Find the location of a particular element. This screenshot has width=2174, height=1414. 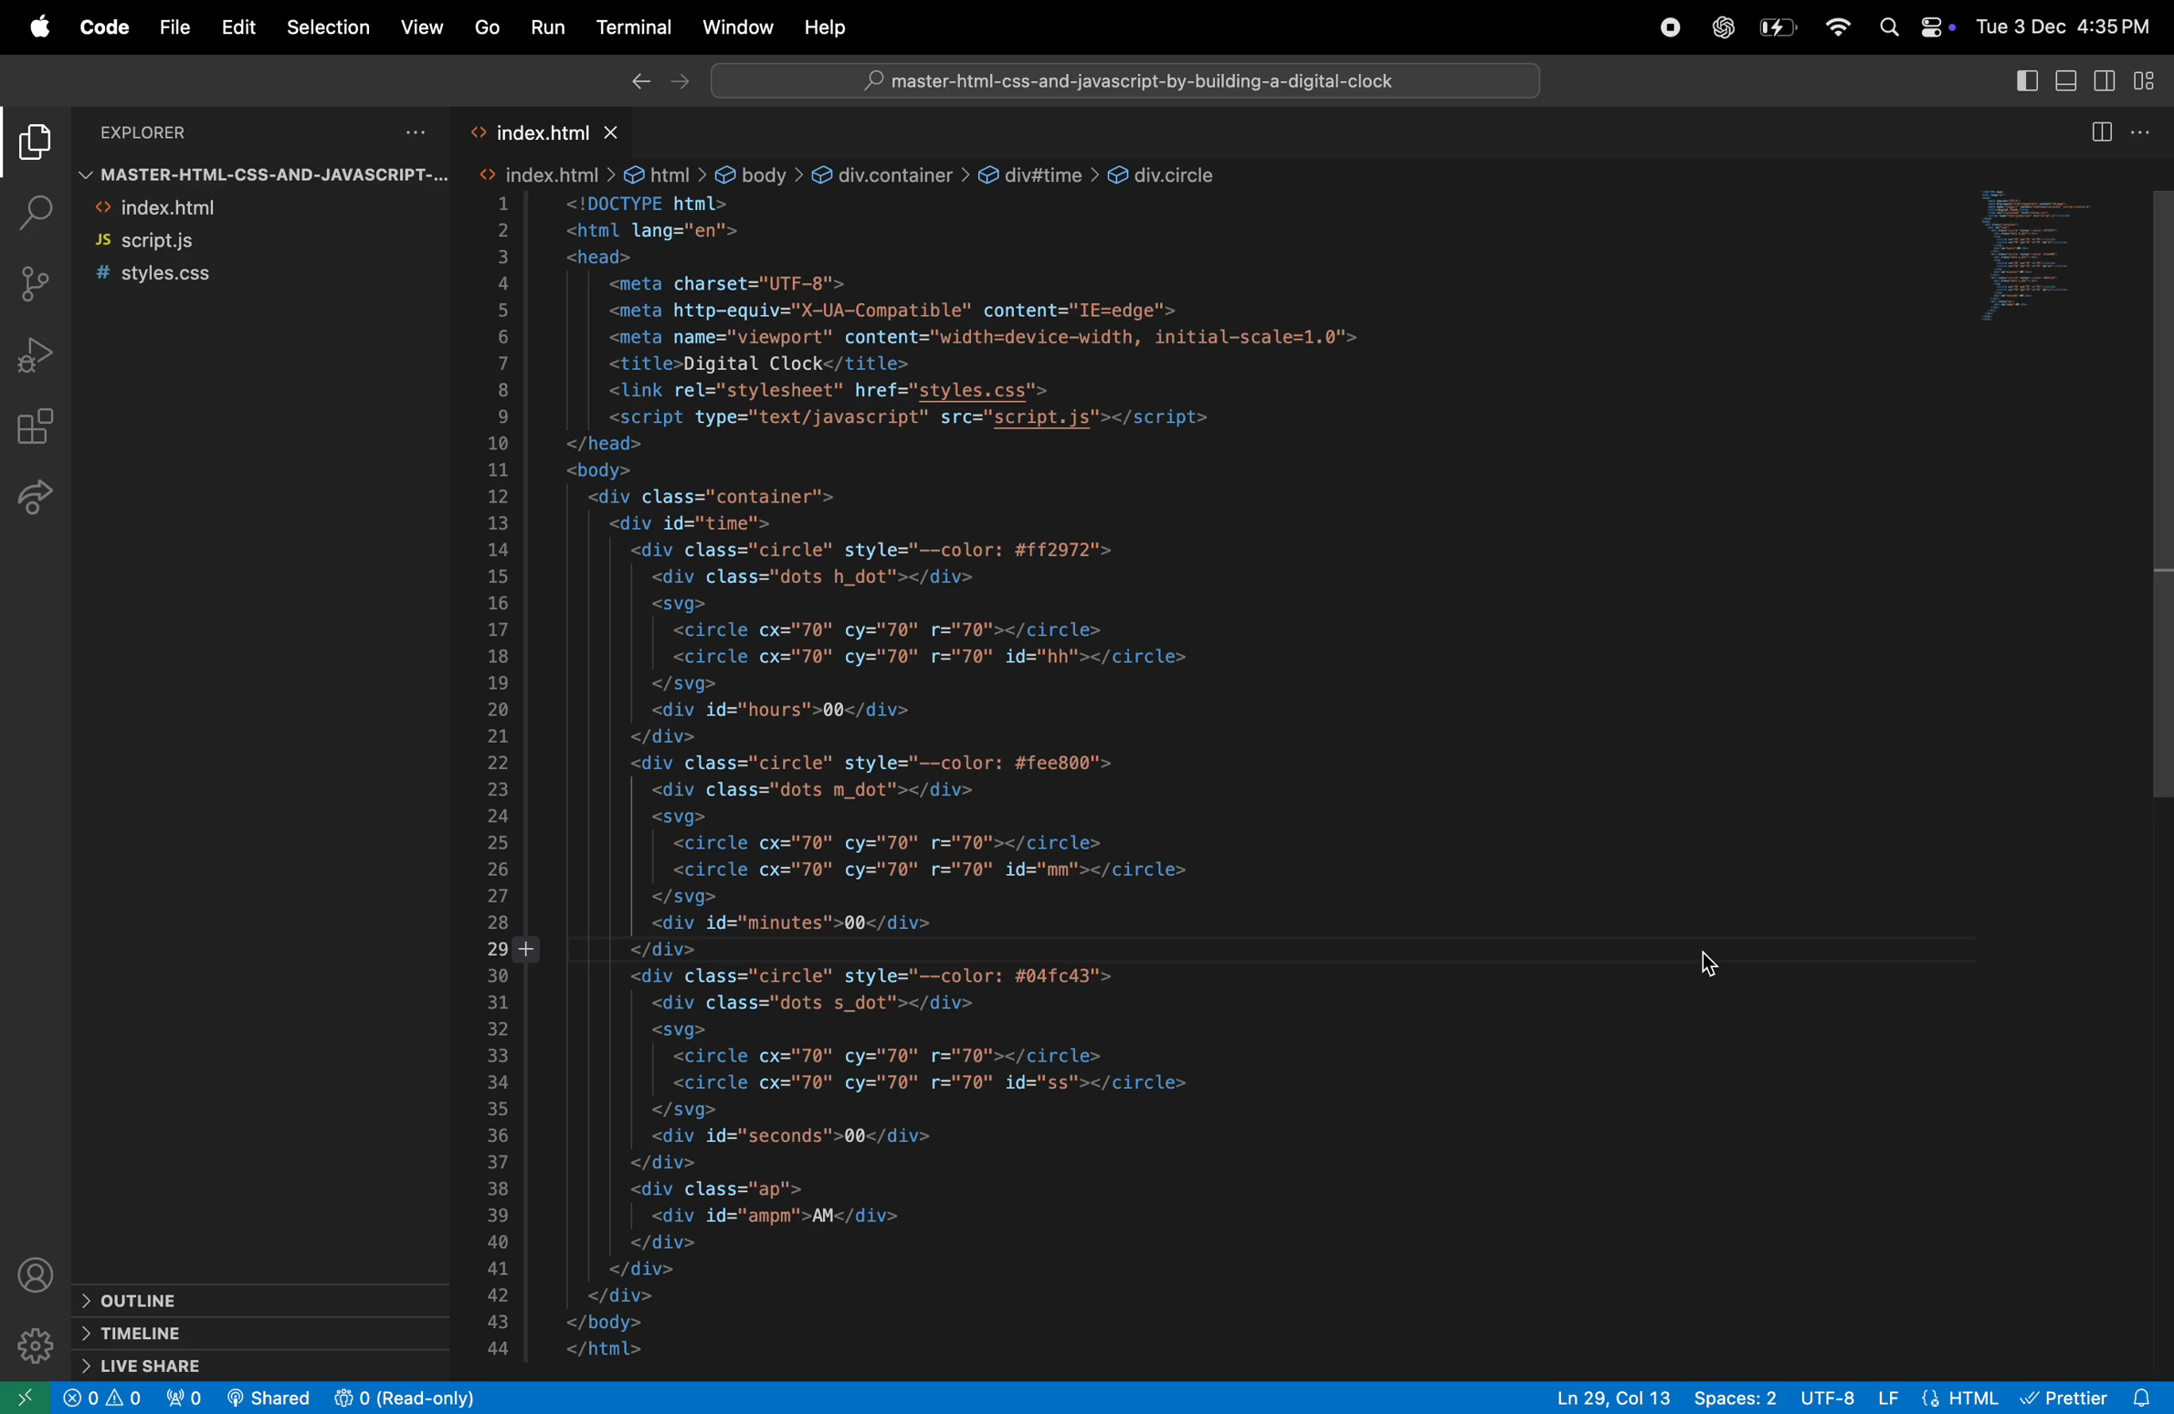

toggle secondary sidebar is located at coordinates (2108, 79).